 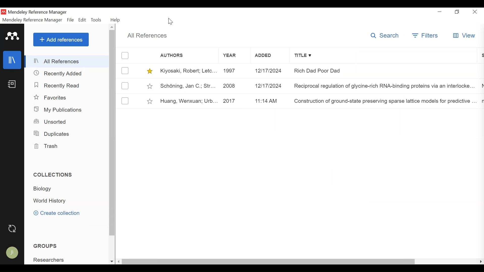 What do you see at coordinates (119, 261) in the screenshot?
I see `Scroll Left` at bounding box center [119, 261].